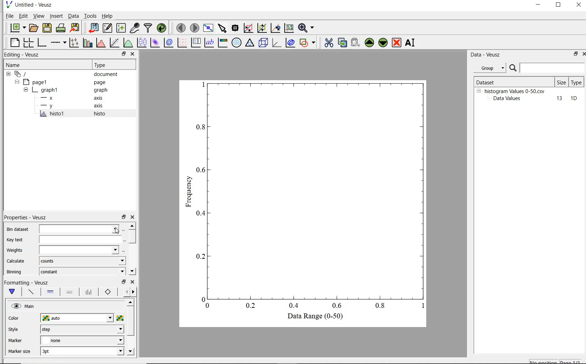 This screenshot has height=364, width=586. I want to click on help, so click(108, 16).